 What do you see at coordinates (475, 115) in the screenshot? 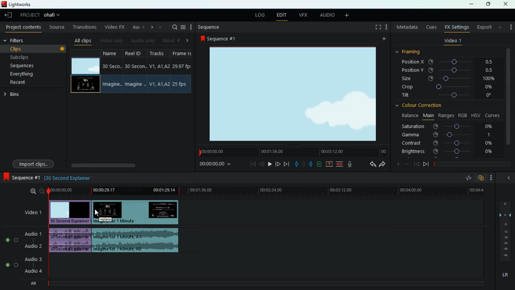
I see `hsv` at bounding box center [475, 115].